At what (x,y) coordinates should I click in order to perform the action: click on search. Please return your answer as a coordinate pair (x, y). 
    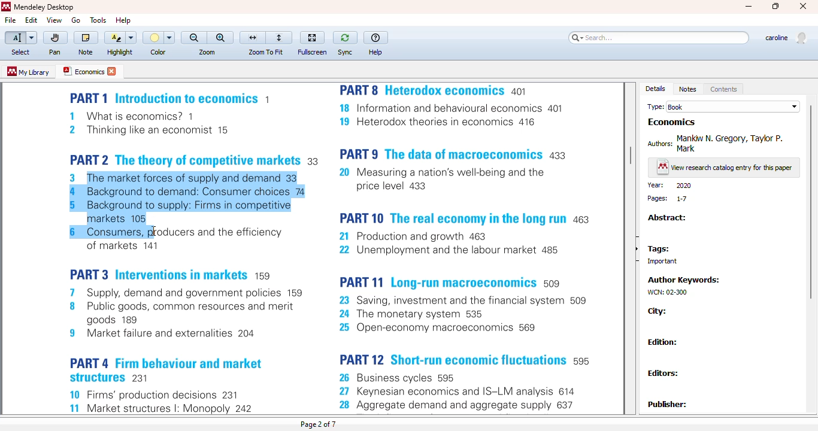
    Looking at the image, I should click on (659, 38).